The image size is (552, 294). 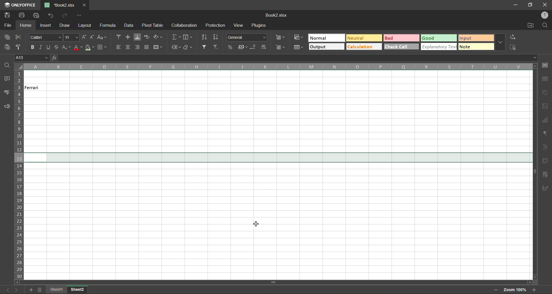 What do you see at coordinates (108, 25) in the screenshot?
I see `formula` at bounding box center [108, 25].